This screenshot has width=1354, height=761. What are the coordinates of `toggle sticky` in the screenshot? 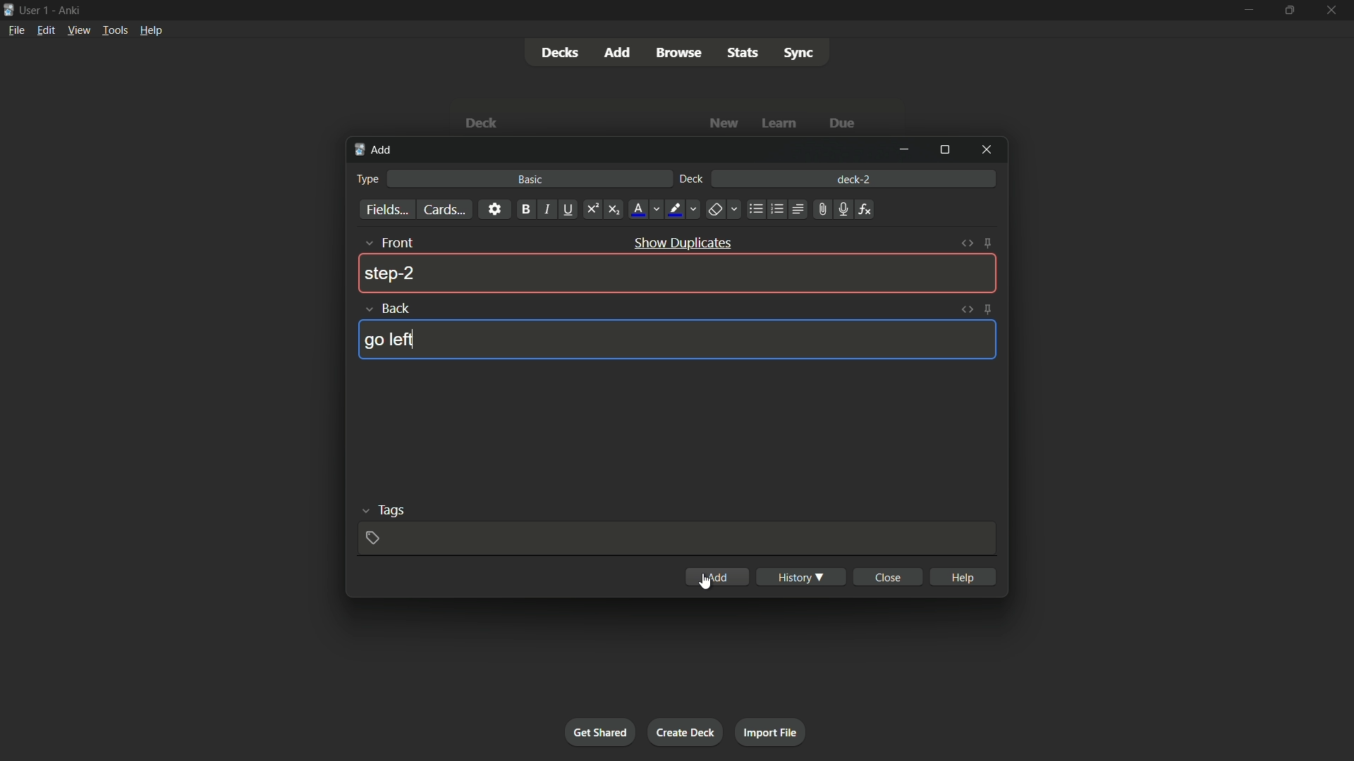 It's located at (989, 244).